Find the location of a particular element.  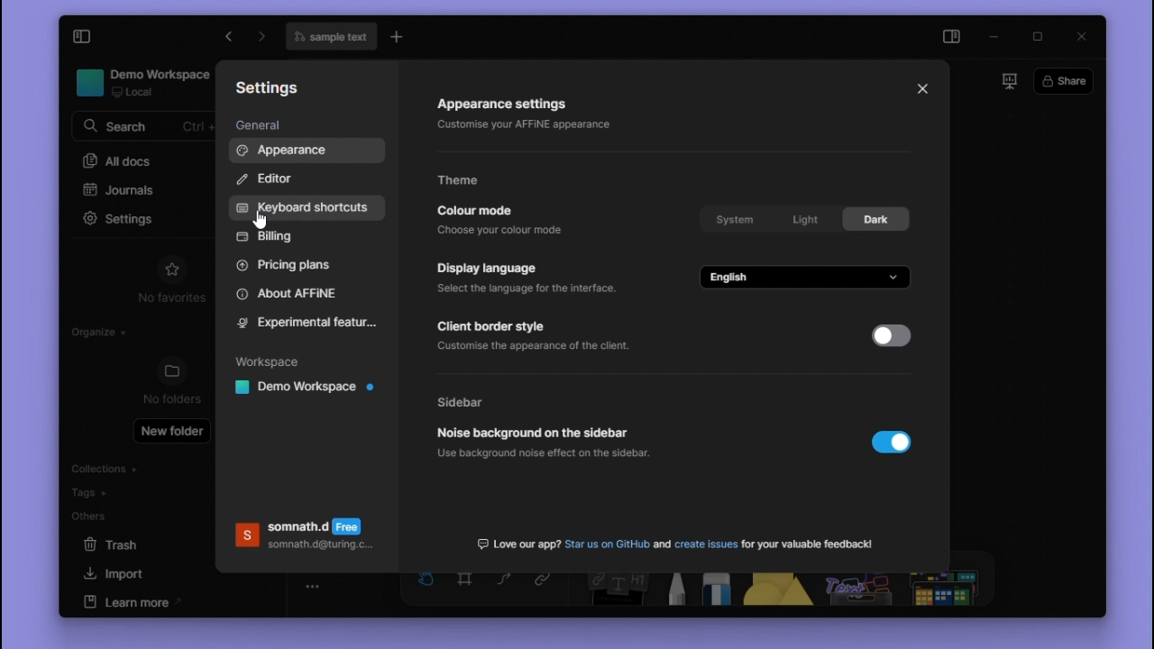

Account is located at coordinates (306, 539).